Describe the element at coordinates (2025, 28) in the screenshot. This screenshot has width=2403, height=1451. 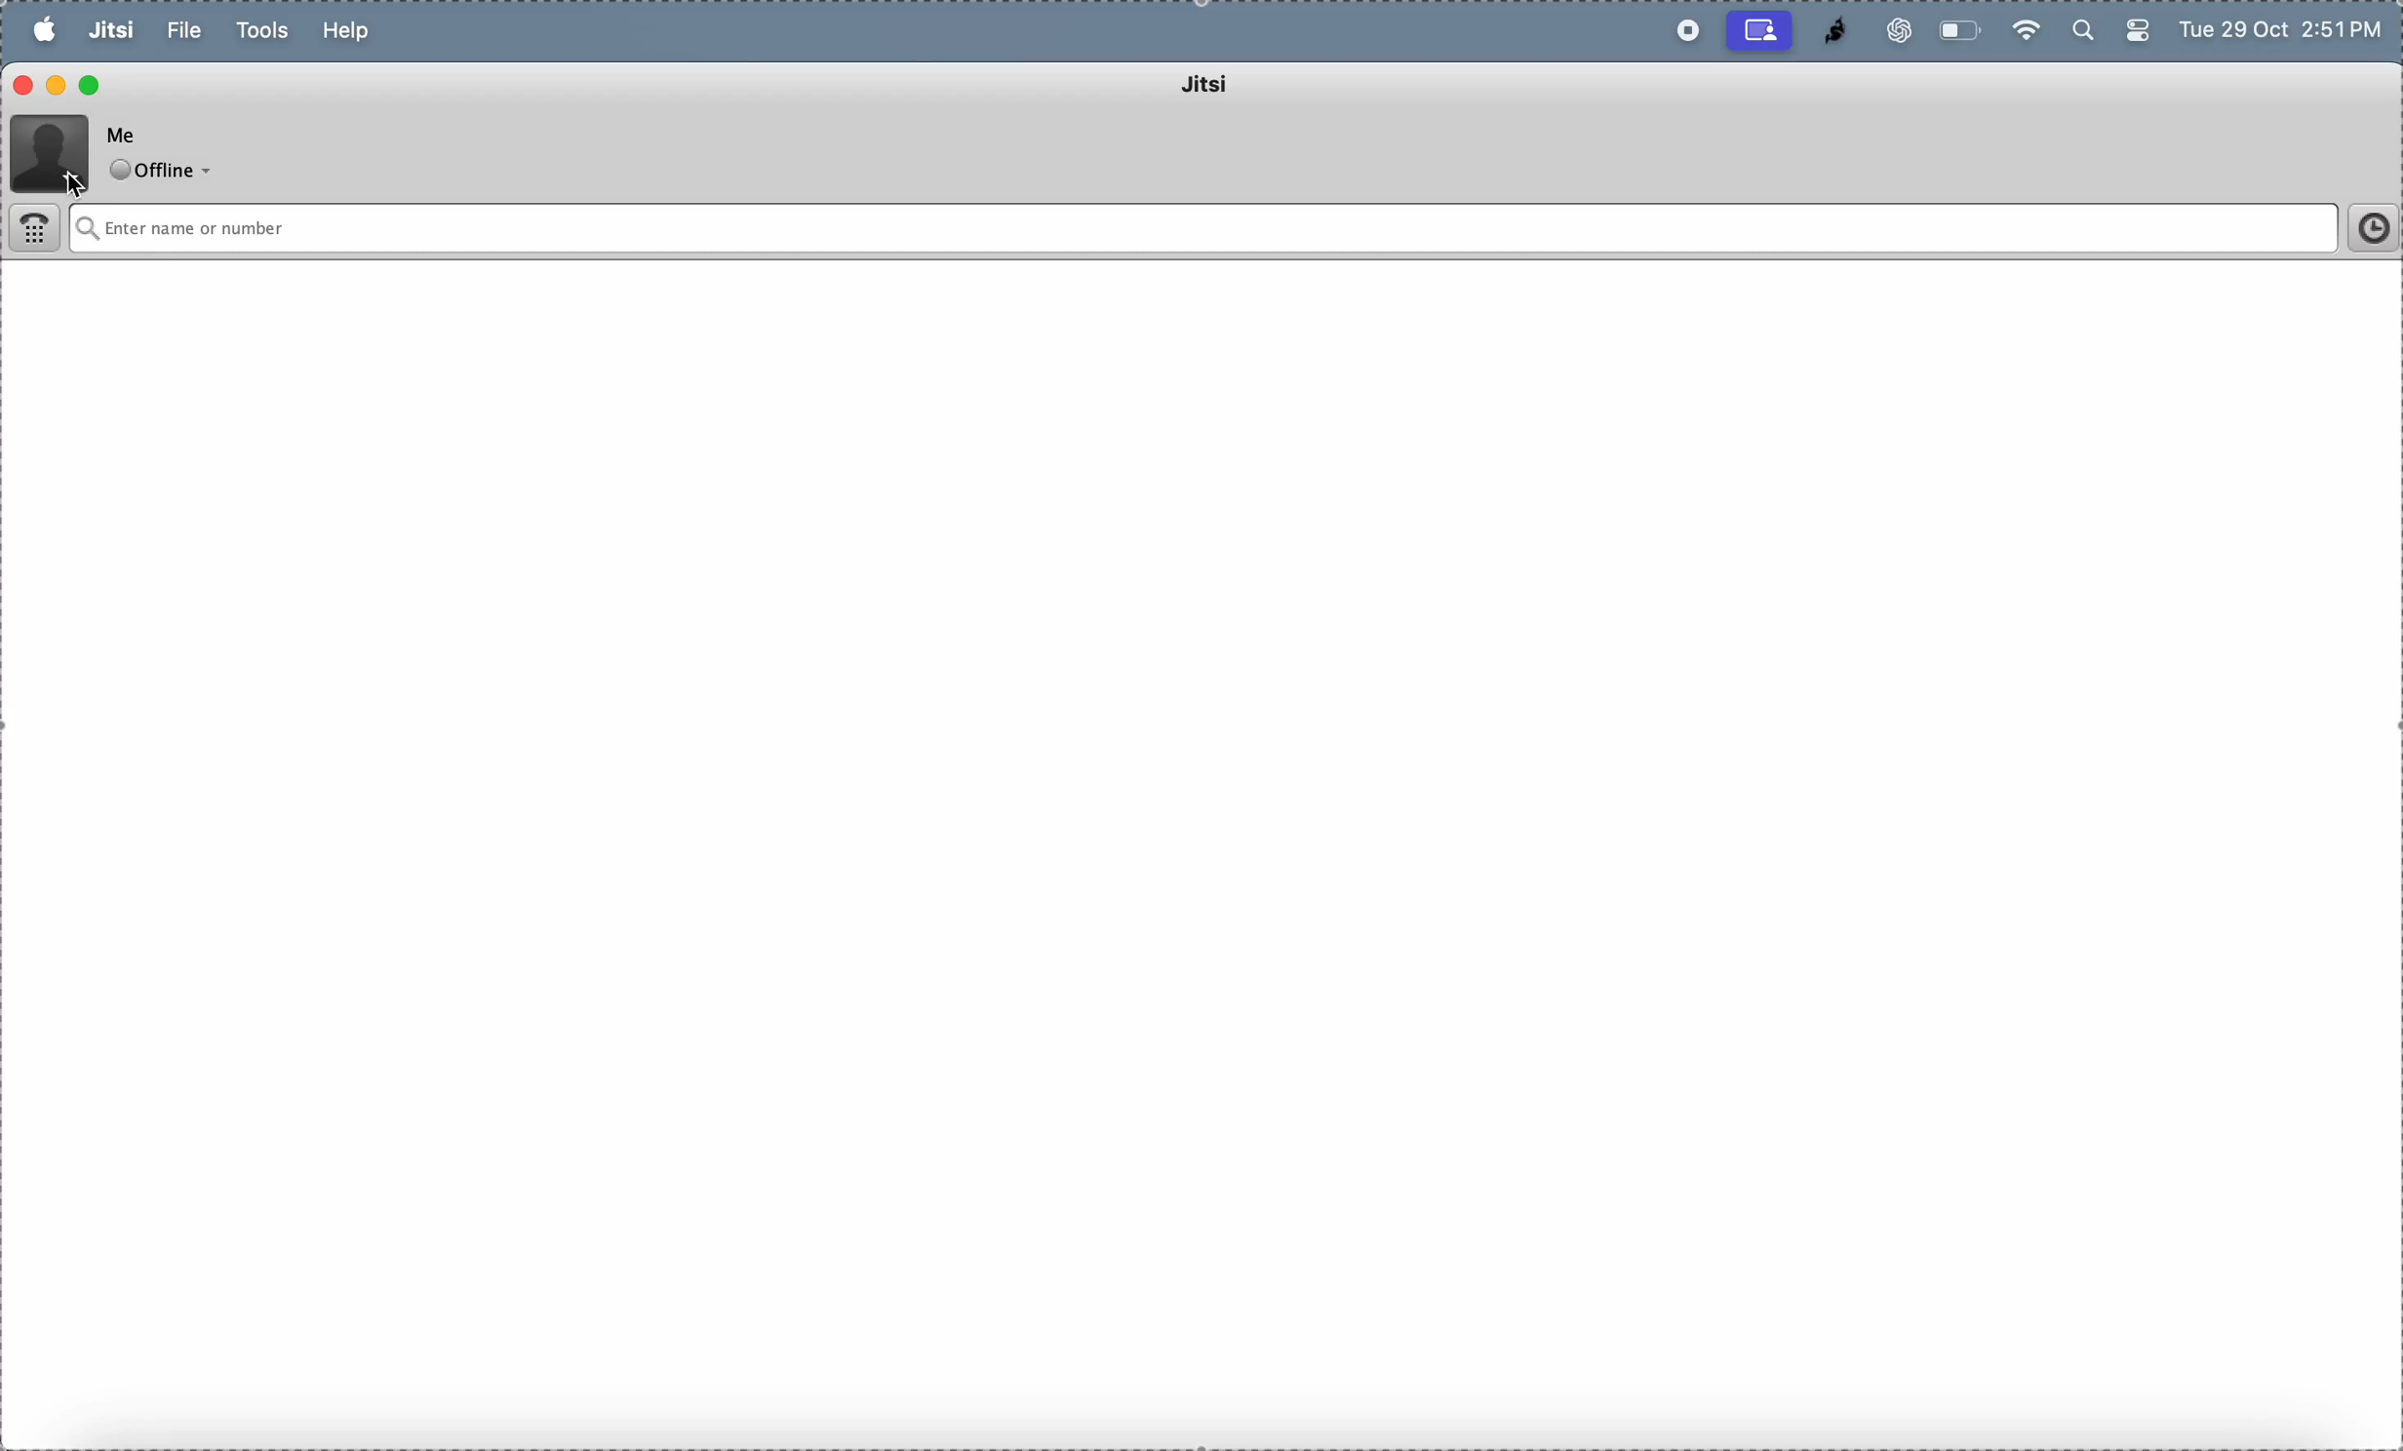
I see `wifi` at that location.